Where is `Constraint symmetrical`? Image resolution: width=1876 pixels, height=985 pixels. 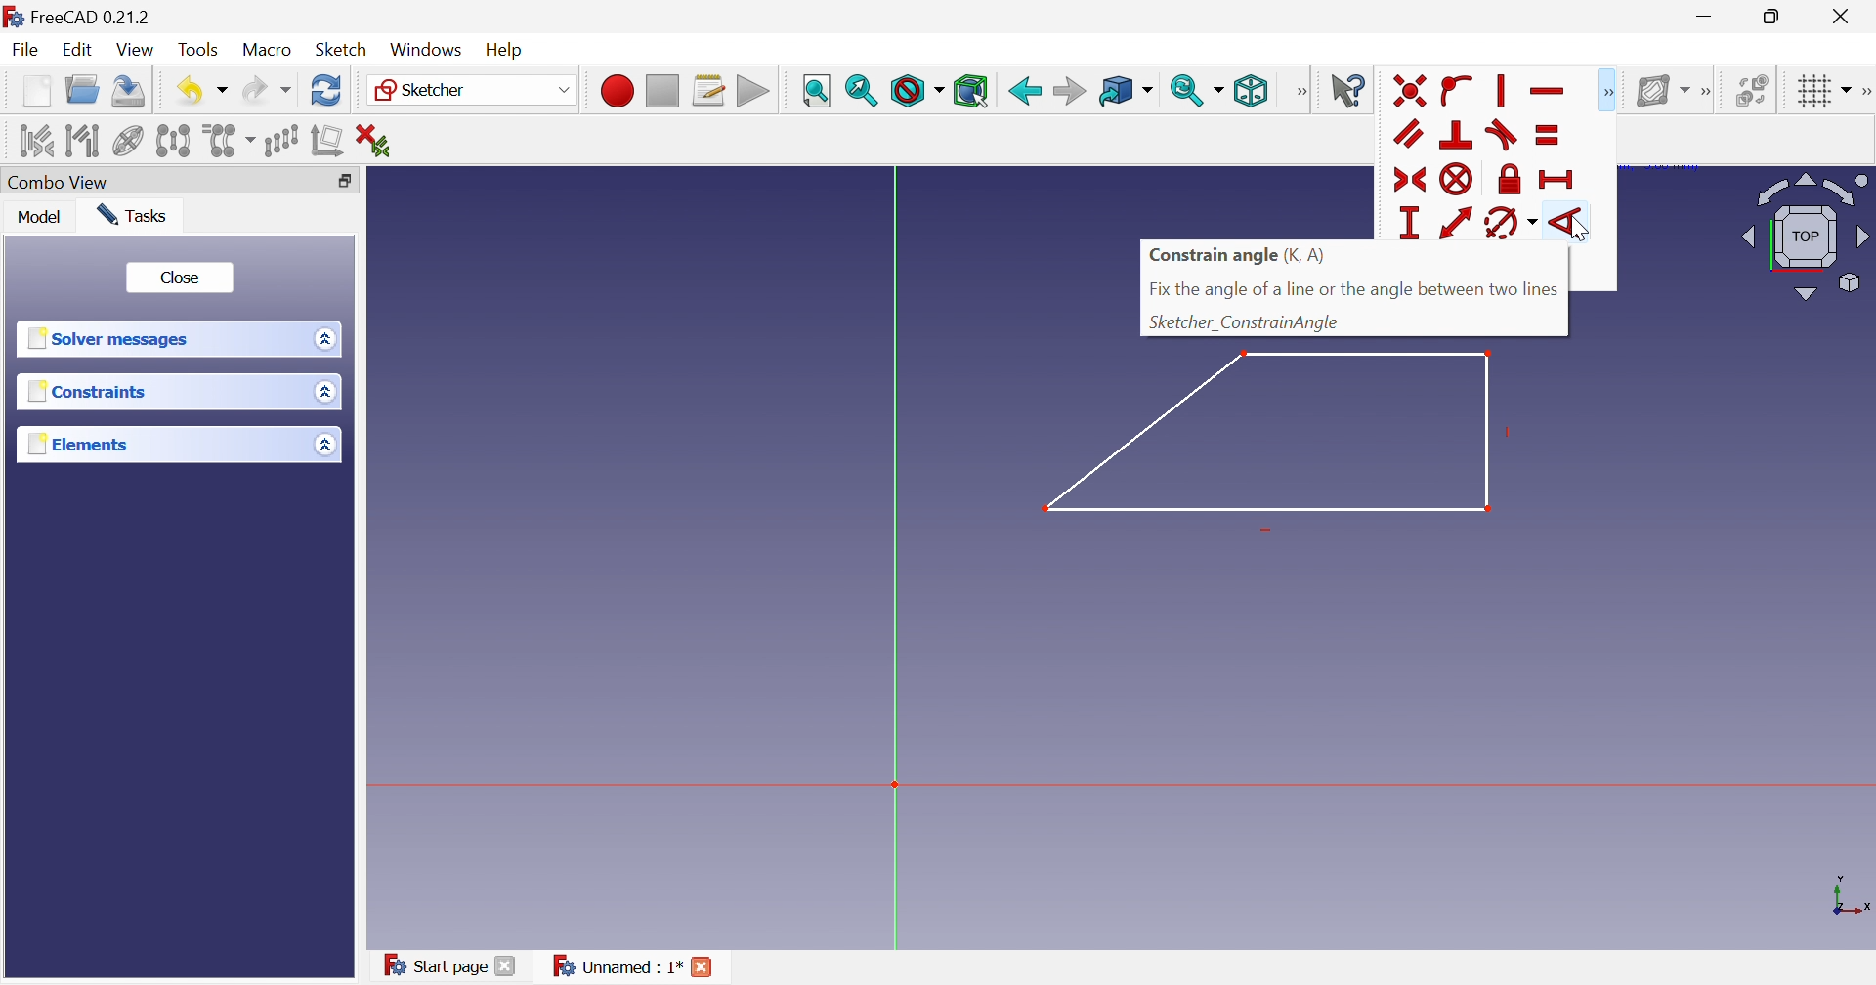 Constraint symmetrical is located at coordinates (1410, 179).